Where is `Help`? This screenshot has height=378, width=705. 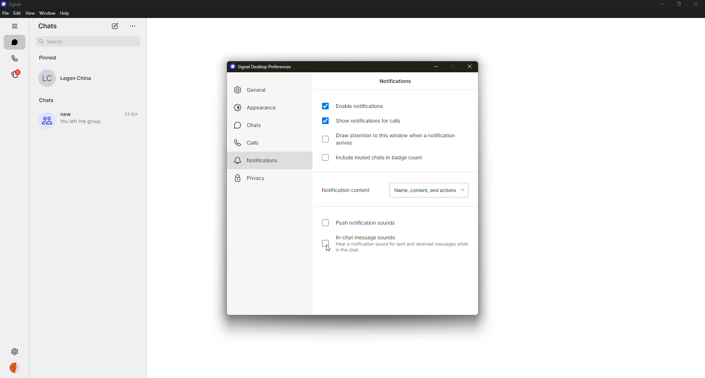 Help is located at coordinates (65, 13).